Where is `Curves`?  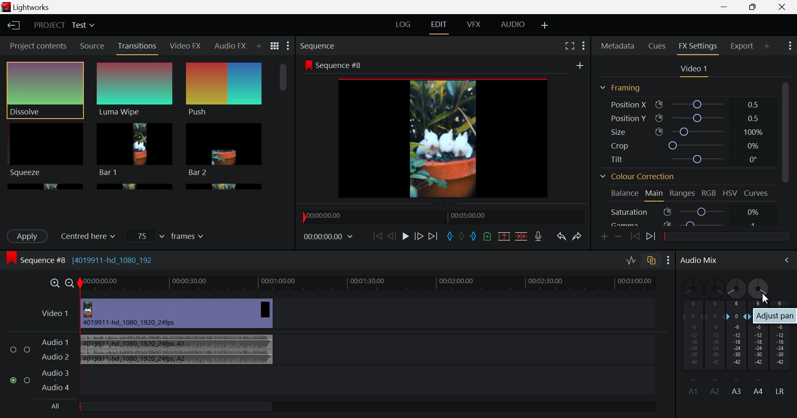 Curves is located at coordinates (755, 193).